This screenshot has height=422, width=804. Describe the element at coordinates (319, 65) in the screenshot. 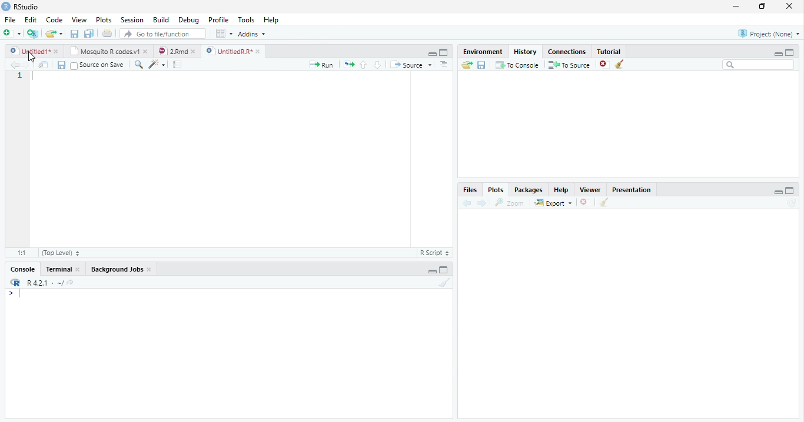

I see `Run` at that location.